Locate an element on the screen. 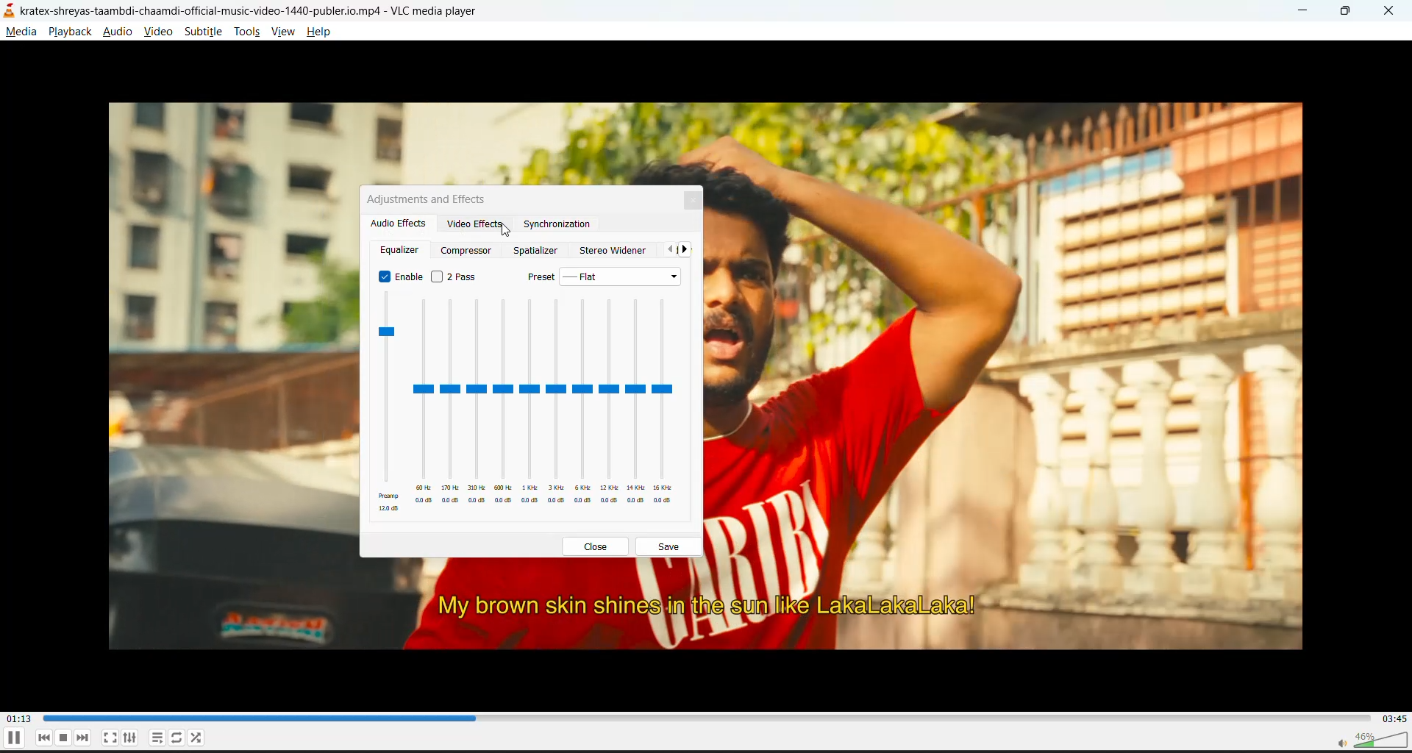  random is located at coordinates (198, 737).